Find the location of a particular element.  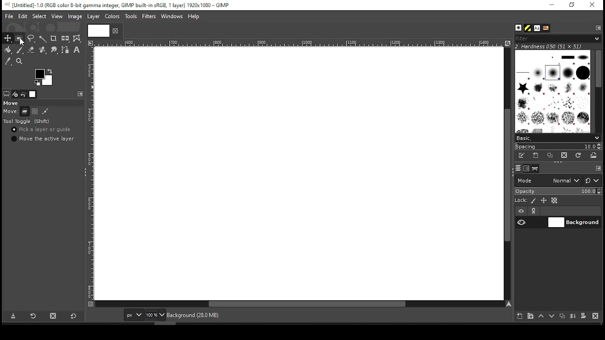

zoom level is located at coordinates (155, 316).